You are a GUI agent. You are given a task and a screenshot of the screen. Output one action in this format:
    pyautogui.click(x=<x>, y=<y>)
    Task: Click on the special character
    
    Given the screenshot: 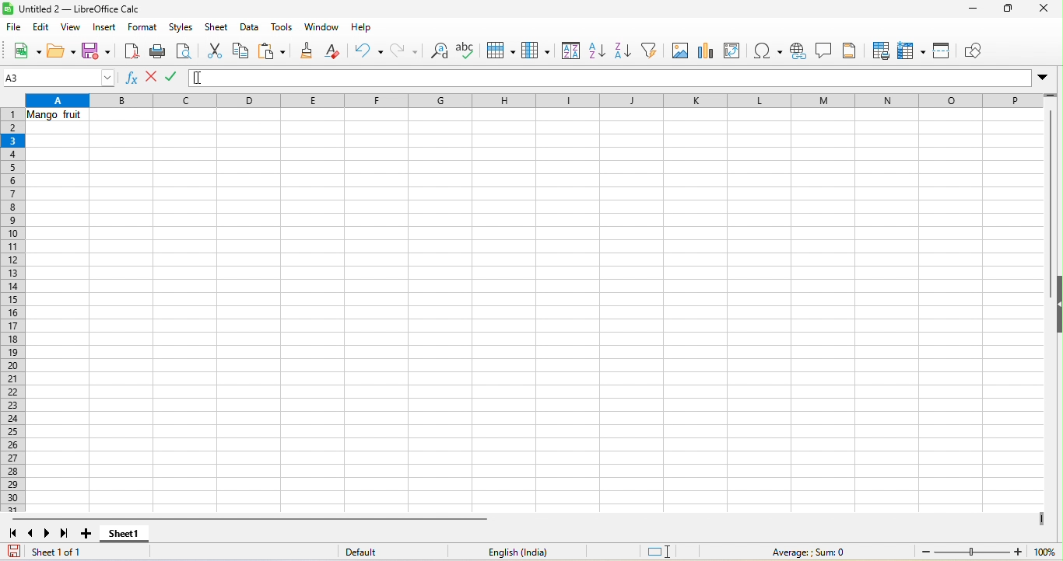 What is the action you would take?
    pyautogui.click(x=770, y=51)
    